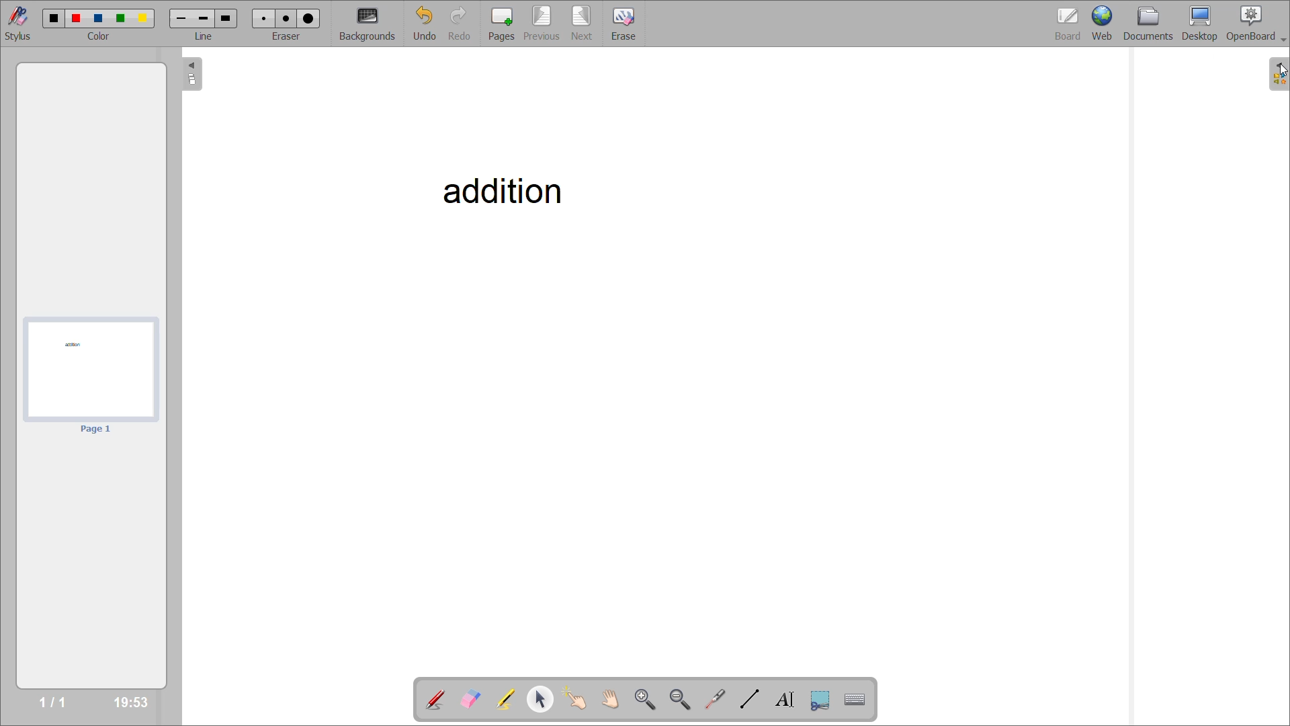 The height and width of the screenshot is (726, 1290). What do you see at coordinates (1069, 24) in the screenshot?
I see `board` at bounding box center [1069, 24].